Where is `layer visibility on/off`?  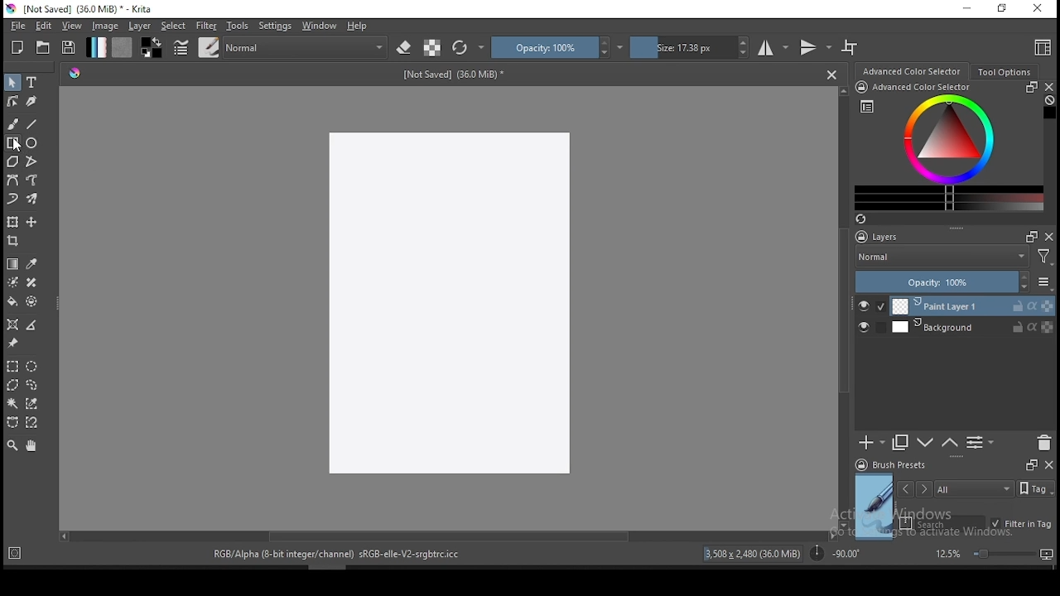
layer visibility on/off is located at coordinates (872, 306).